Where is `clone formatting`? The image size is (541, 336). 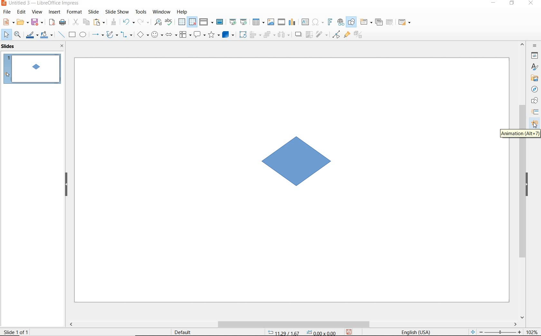 clone formatting is located at coordinates (113, 22).